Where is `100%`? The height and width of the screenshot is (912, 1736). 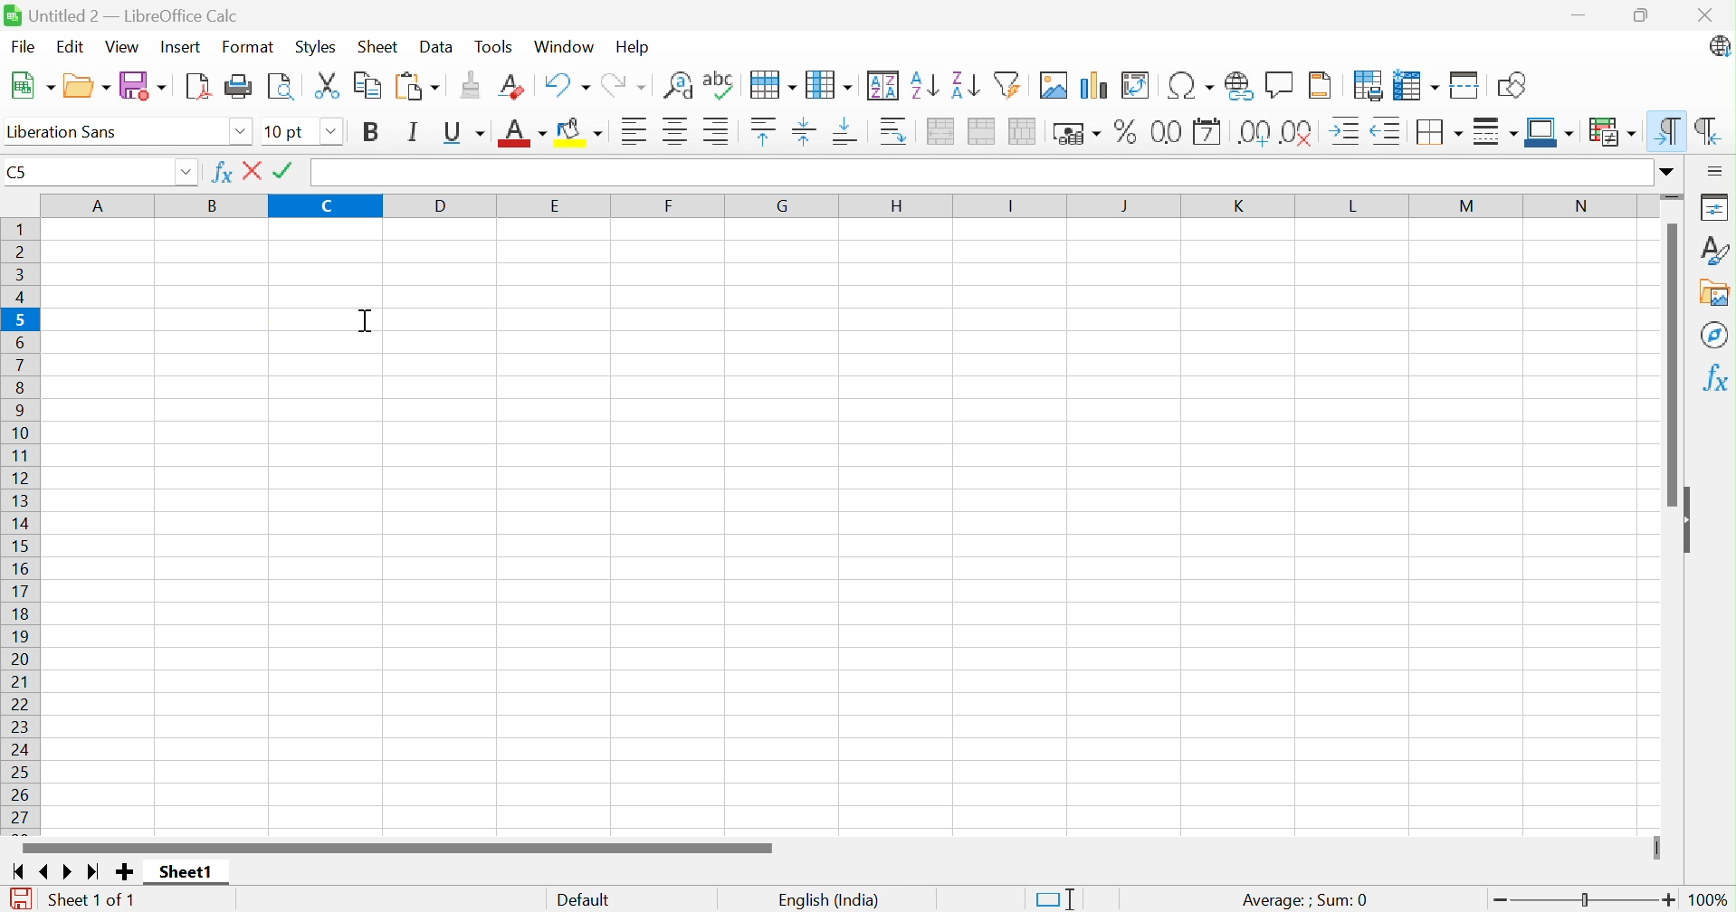
100% is located at coordinates (1712, 901).